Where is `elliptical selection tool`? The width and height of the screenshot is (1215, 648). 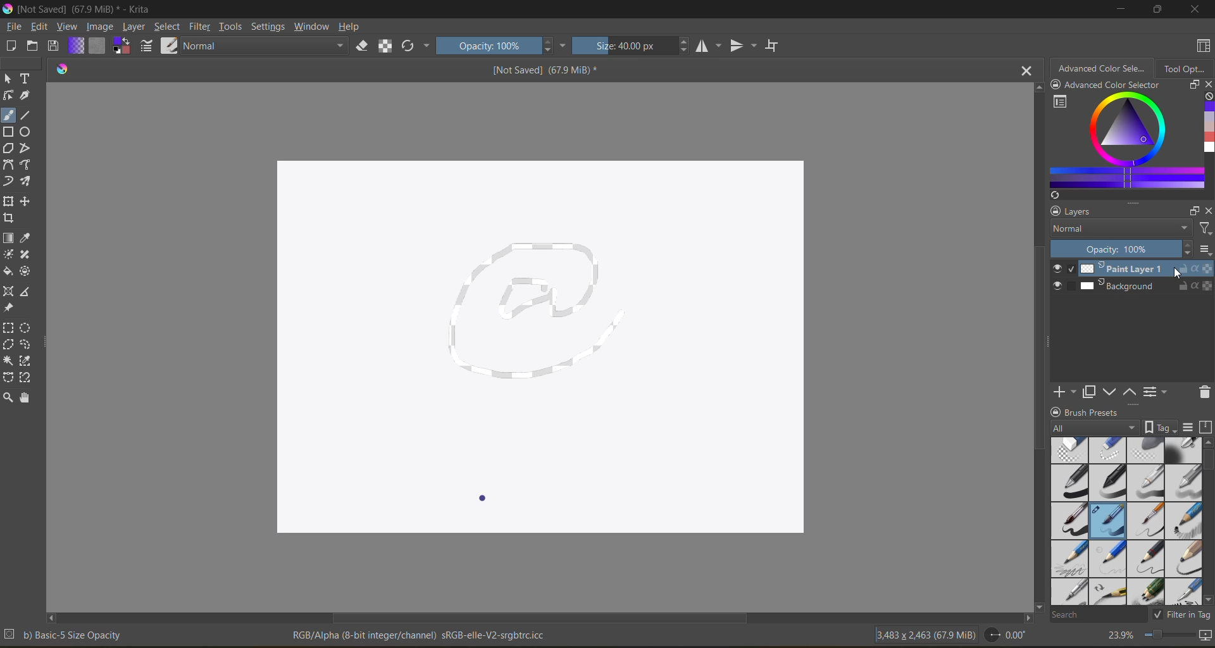
elliptical selection tool is located at coordinates (26, 327).